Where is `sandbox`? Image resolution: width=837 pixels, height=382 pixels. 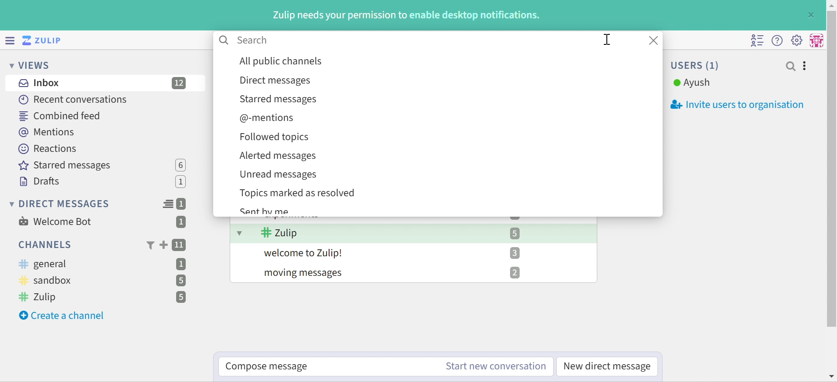 sandbox is located at coordinates (49, 281).